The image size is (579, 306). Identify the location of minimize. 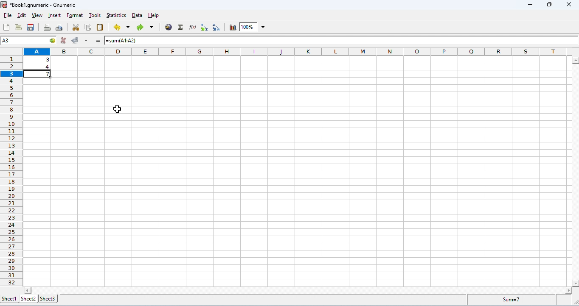
(530, 6).